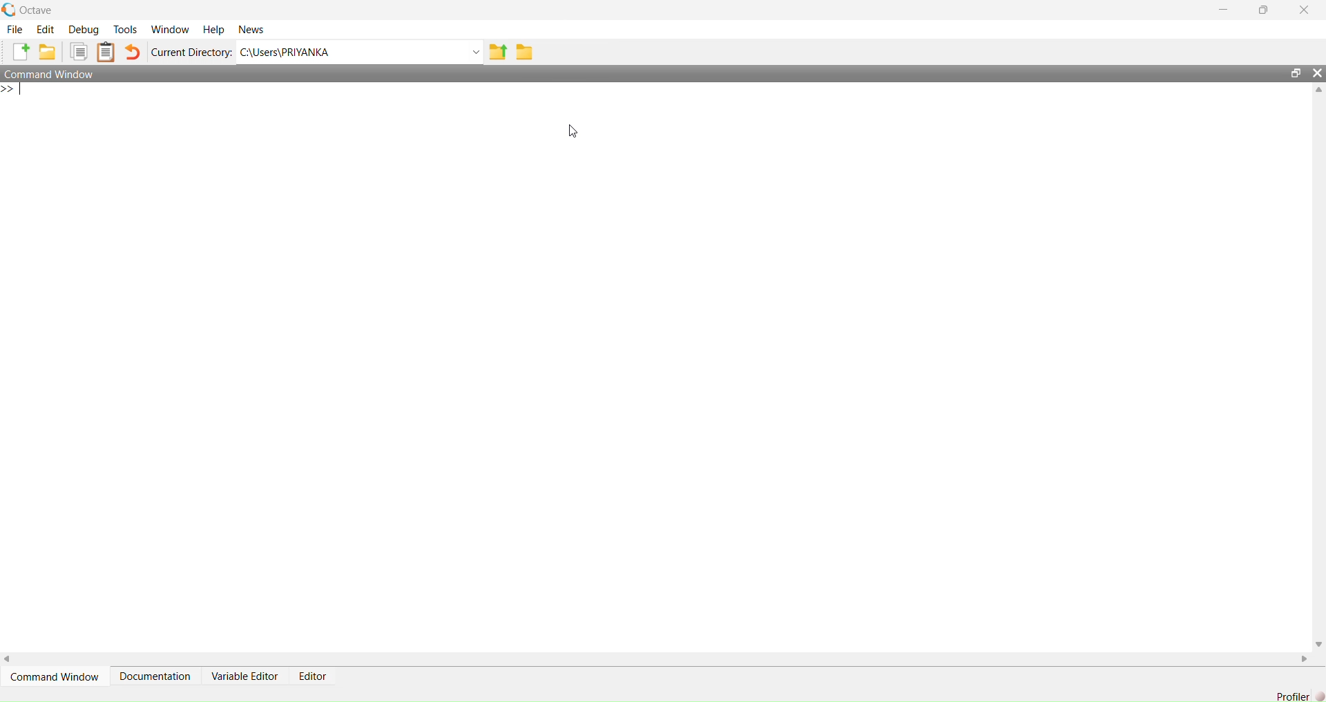  What do you see at coordinates (19, 52) in the screenshot?
I see `New script` at bounding box center [19, 52].